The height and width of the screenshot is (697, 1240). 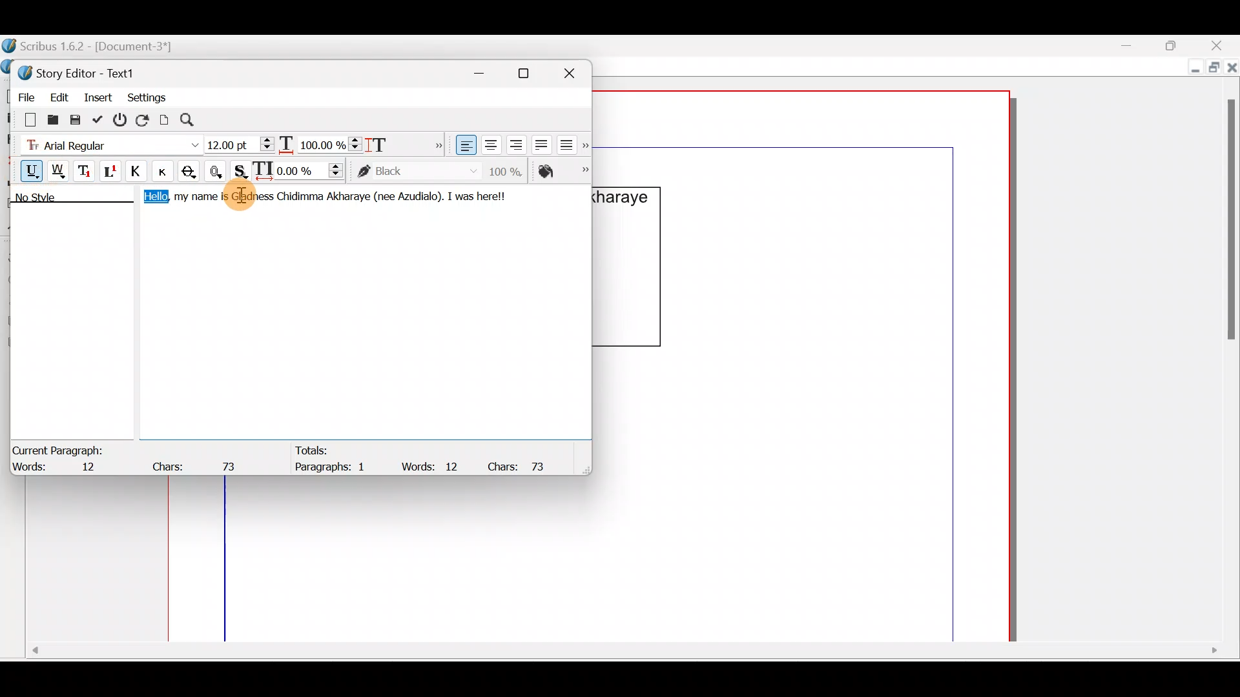 I want to click on Strike out, so click(x=192, y=172).